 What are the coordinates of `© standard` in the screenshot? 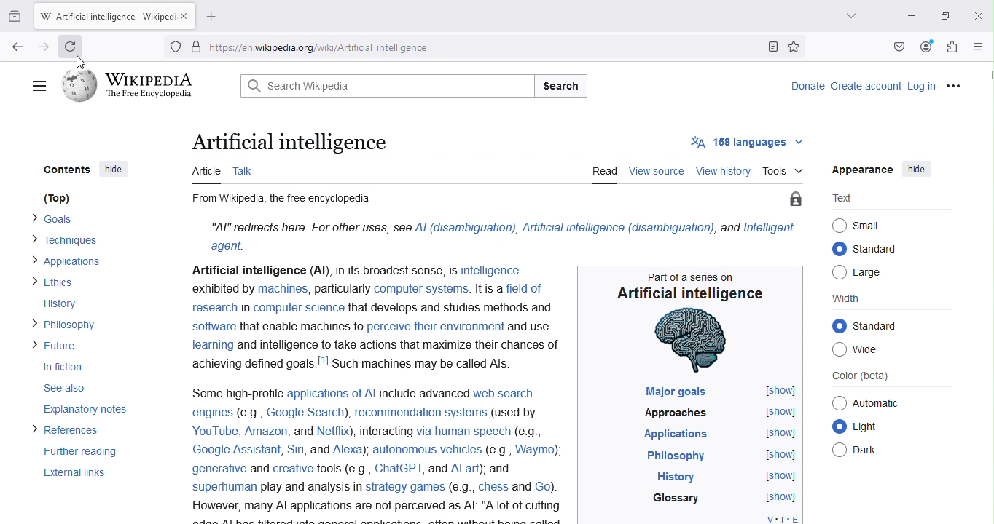 It's located at (868, 328).